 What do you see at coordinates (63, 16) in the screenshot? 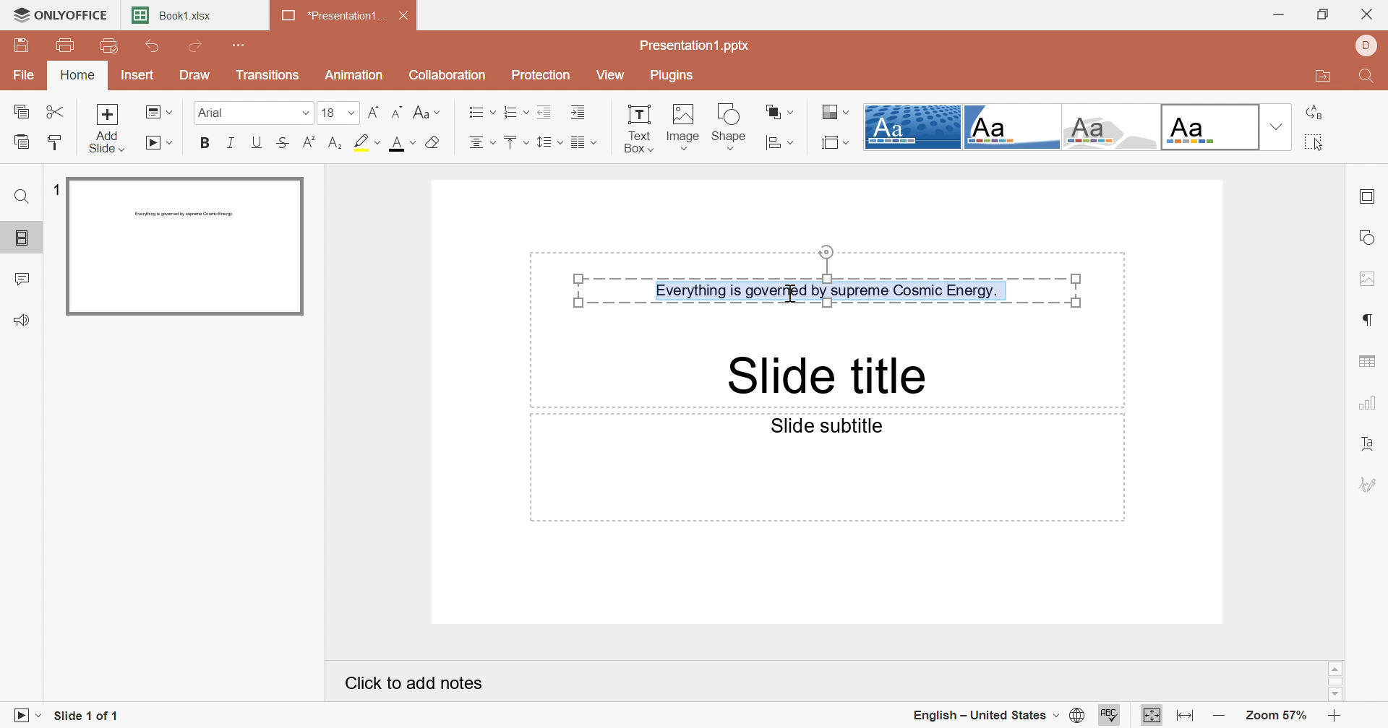
I see `ONLYOFFICE` at bounding box center [63, 16].